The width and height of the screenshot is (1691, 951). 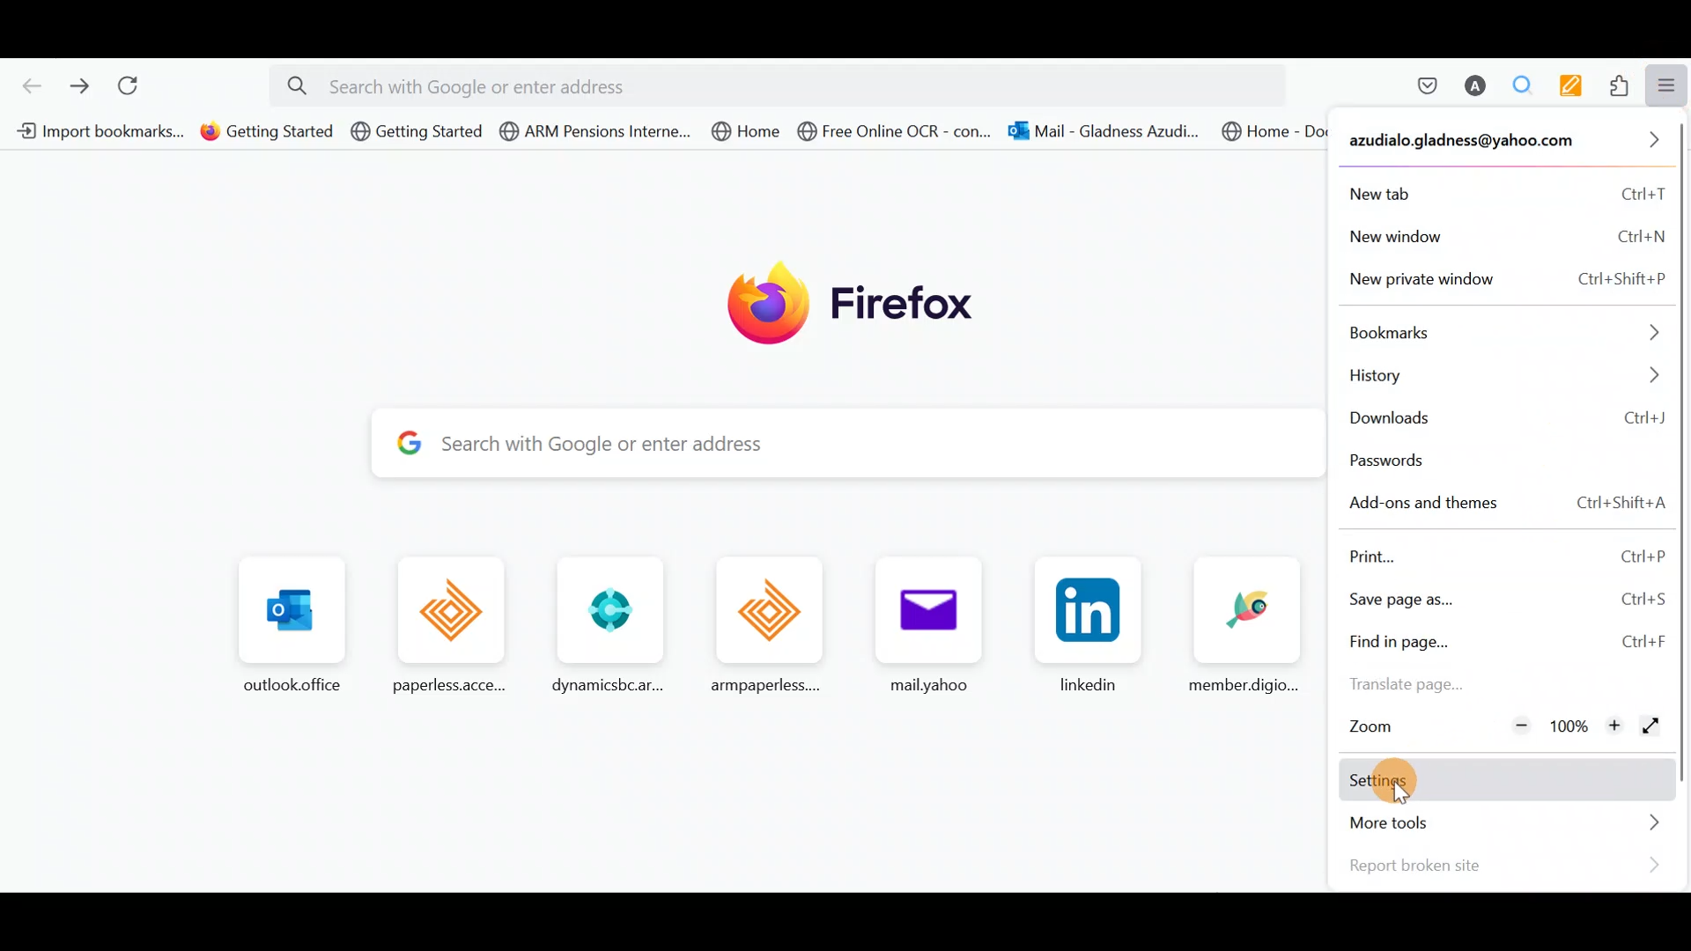 I want to click on Zoom, so click(x=1407, y=730).